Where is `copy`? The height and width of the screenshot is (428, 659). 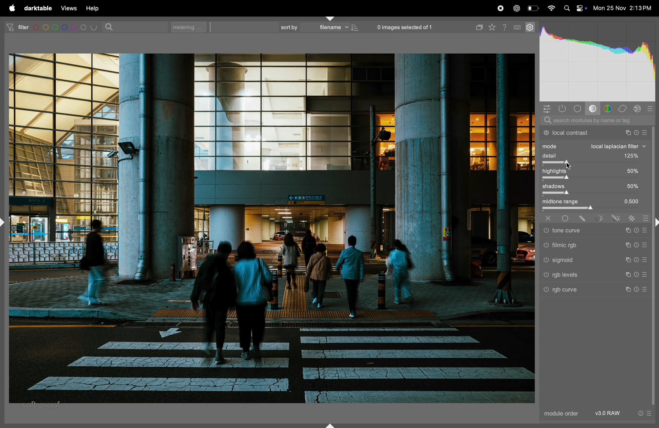
copy is located at coordinates (478, 26).